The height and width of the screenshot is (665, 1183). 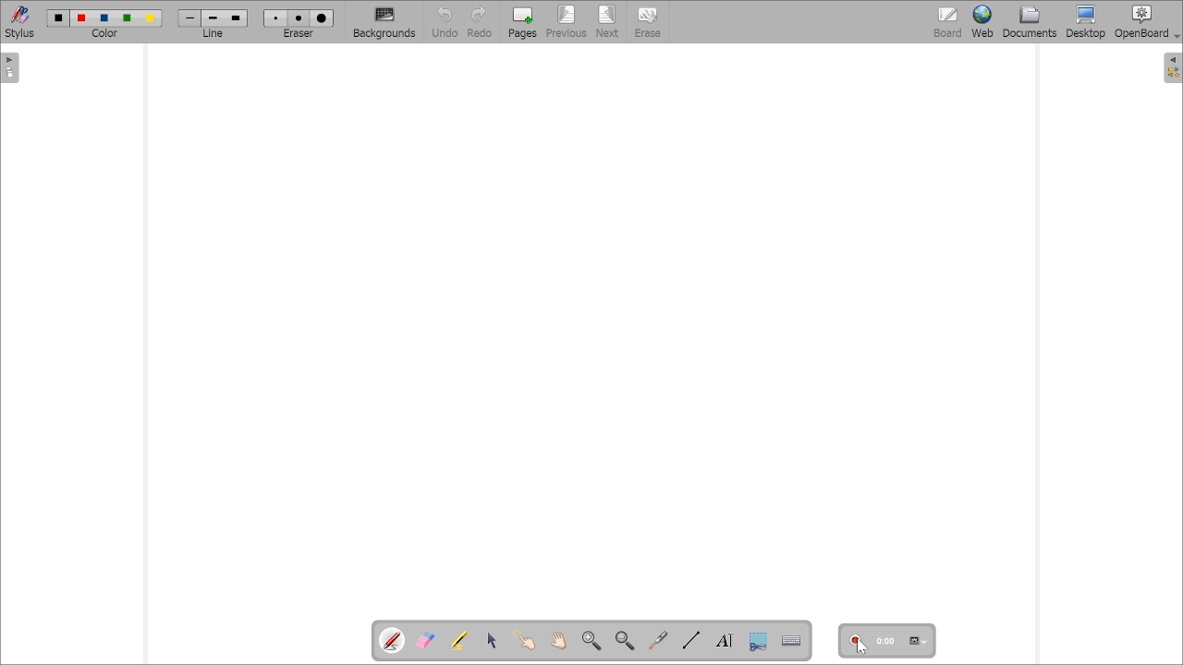 I want to click on Settings, so click(x=918, y=641).